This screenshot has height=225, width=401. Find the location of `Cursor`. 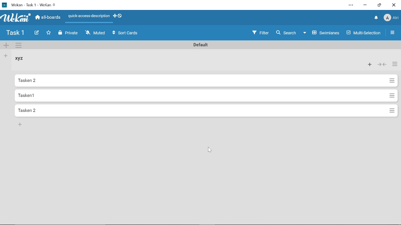

Cursor is located at coordinates (209, 150).